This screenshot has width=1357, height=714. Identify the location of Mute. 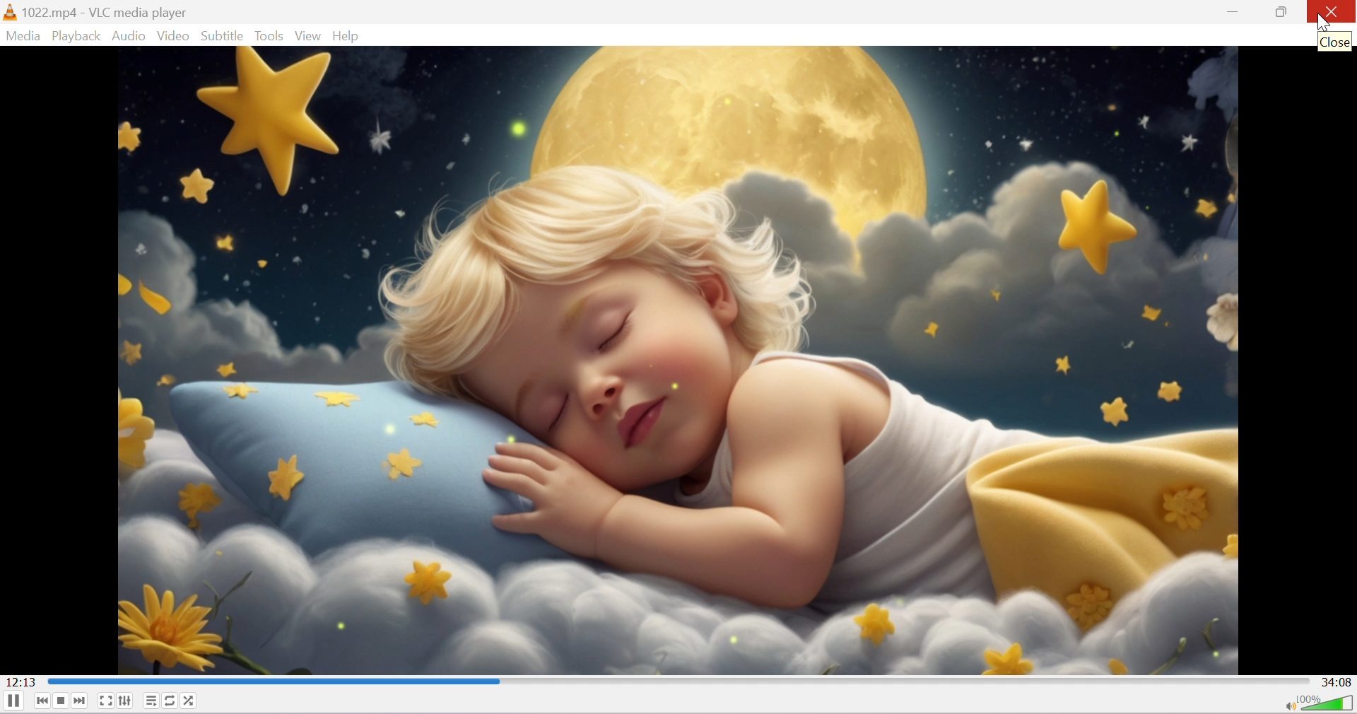
(1290, 708).